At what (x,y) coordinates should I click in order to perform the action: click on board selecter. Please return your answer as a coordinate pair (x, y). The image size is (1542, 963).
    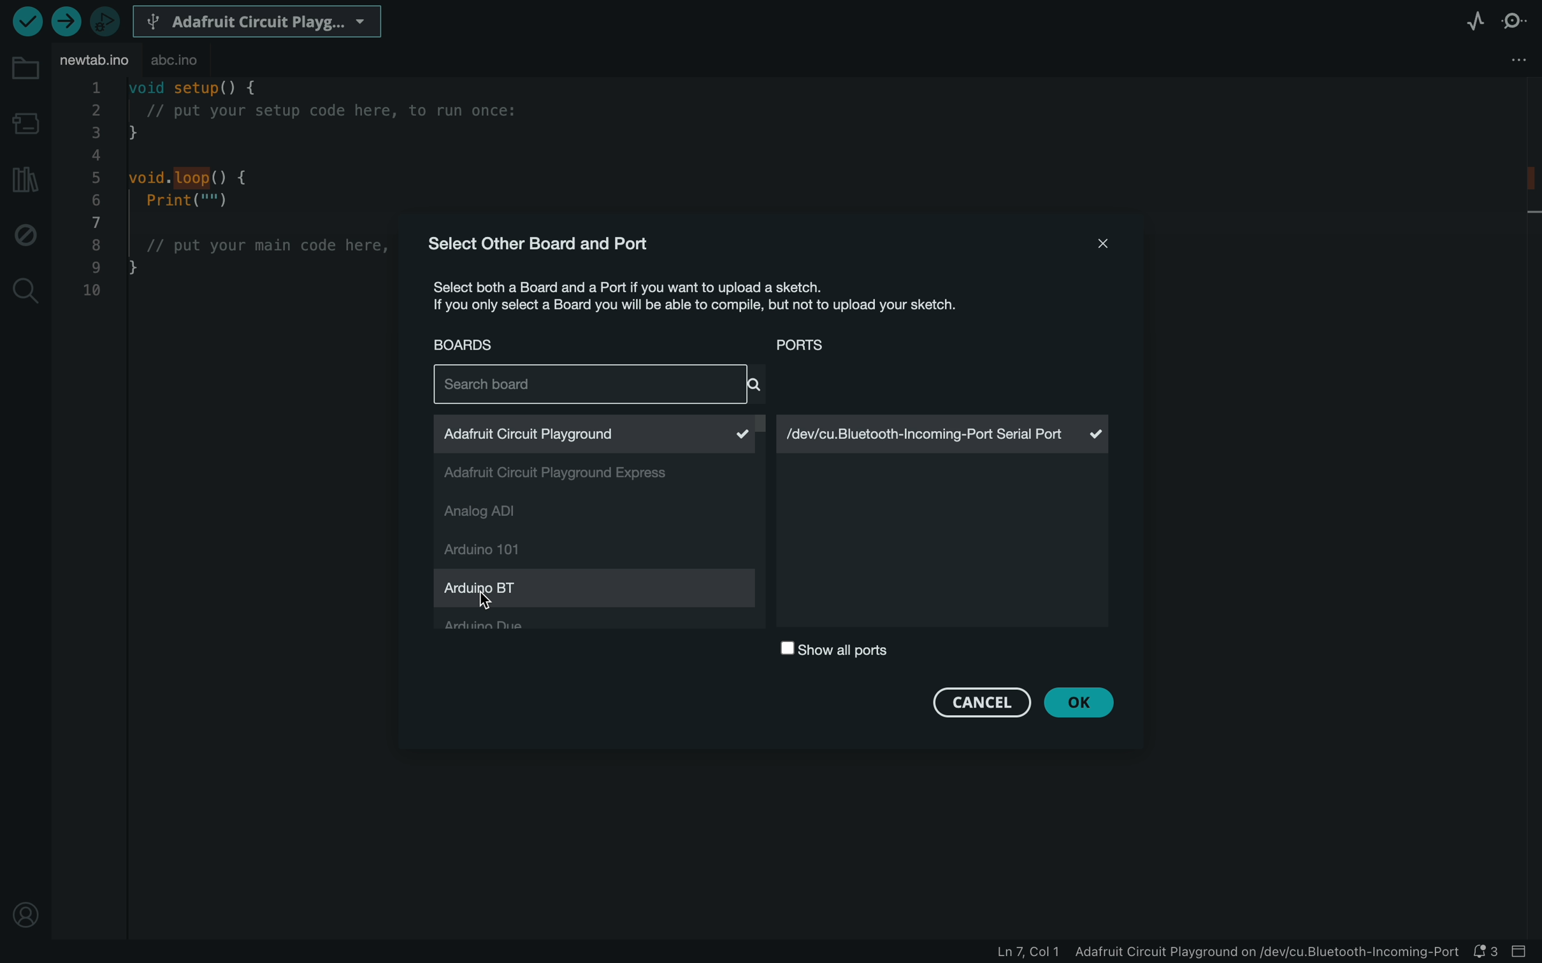
    Looking at the image, I should click on (257, 20).